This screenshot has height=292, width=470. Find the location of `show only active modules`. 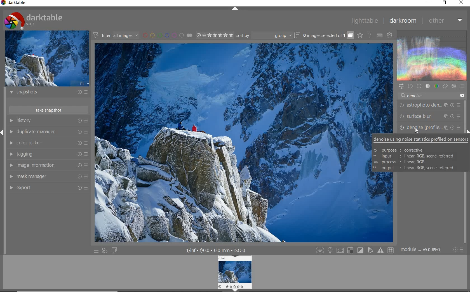

show only active modules is located at coordinates (410, 86).